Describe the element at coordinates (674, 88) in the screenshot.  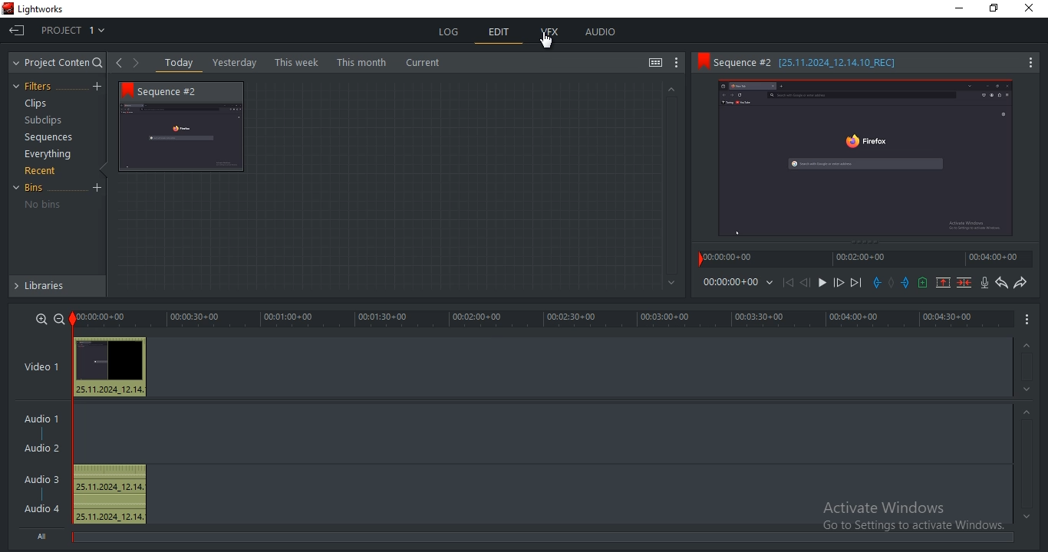
I see `greyed out up arrow` at that location.